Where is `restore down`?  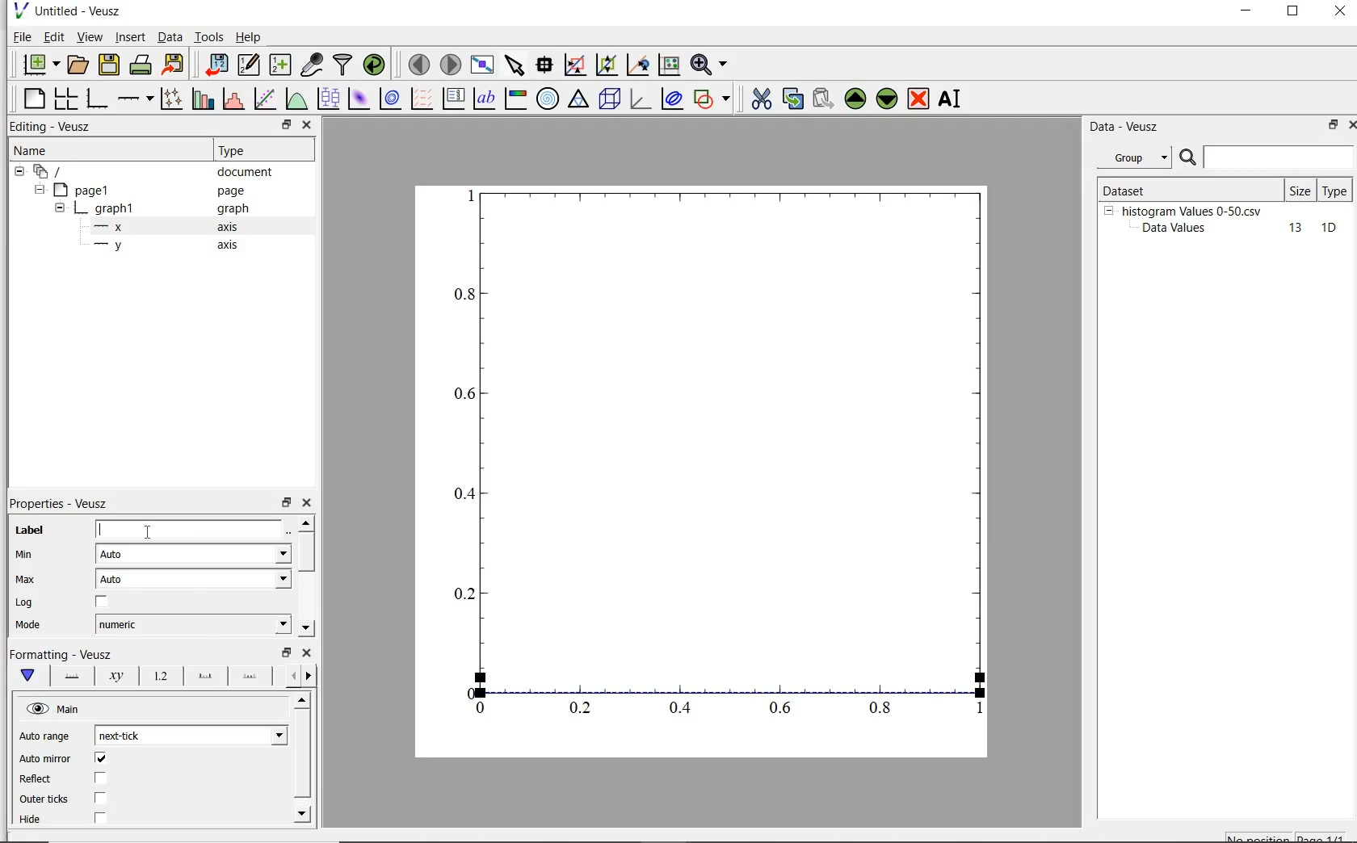 restore down is located at coordinates (287, 503).